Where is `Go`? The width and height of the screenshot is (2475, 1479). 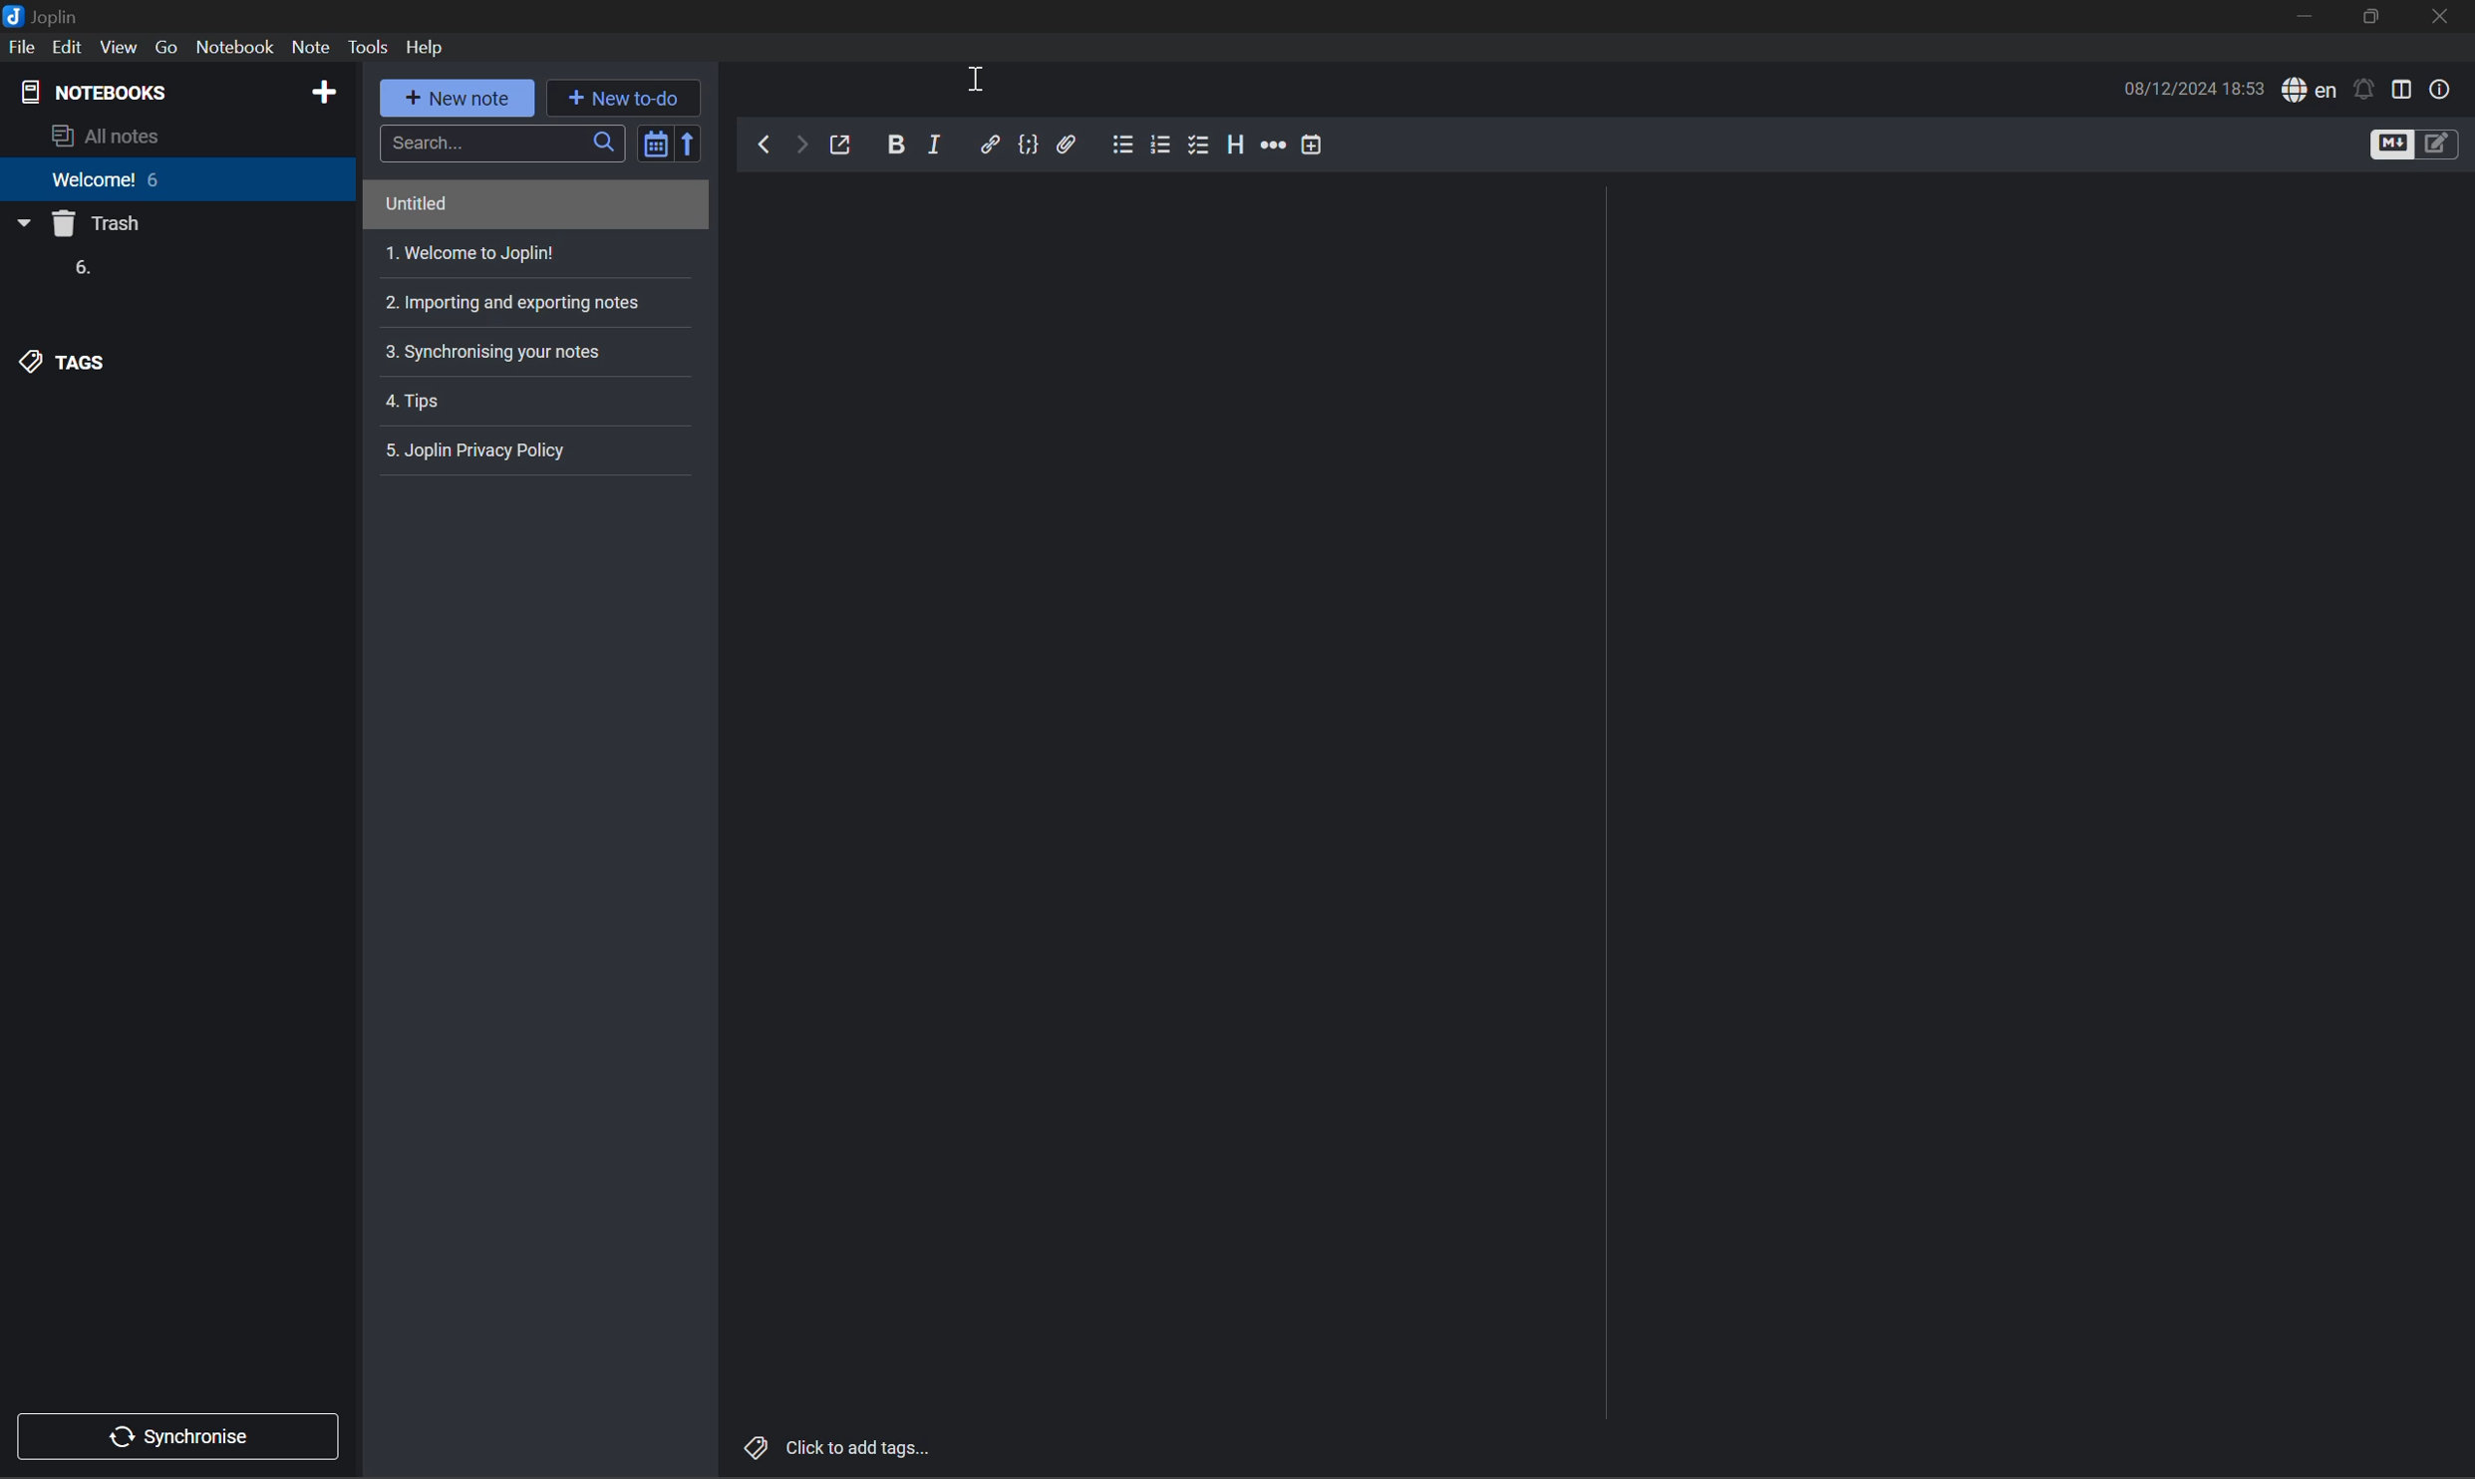
Go is located at coordinates (168, 47).